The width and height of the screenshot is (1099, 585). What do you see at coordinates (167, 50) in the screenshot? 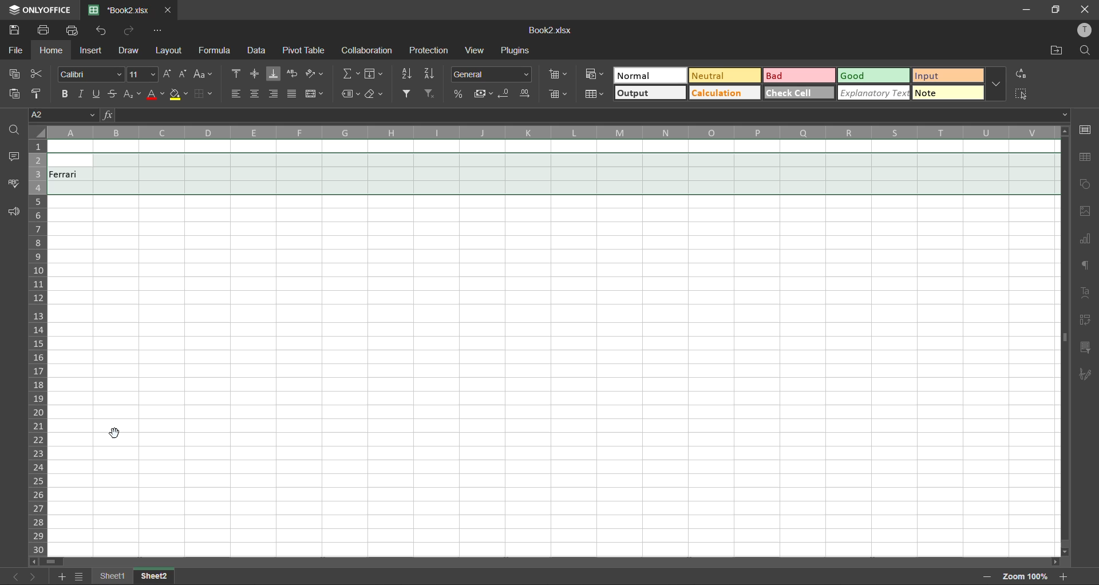
I see `layout` at bounding box center [167, 50].